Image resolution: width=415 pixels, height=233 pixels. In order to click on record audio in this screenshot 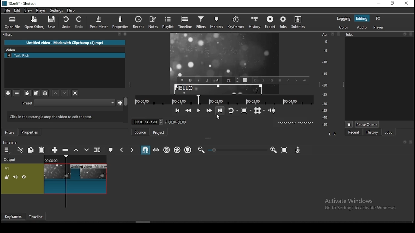, I will do `click(298, 150)`.